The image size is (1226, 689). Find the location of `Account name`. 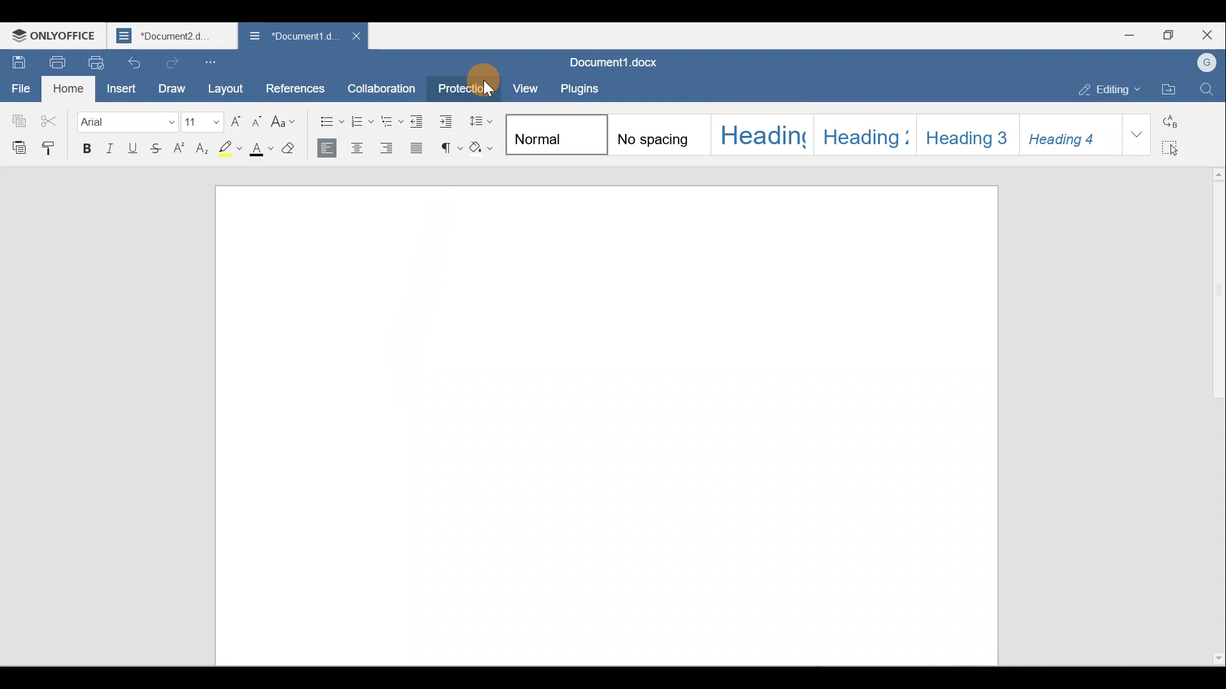

Account name is located at coordinates (1209, 61).